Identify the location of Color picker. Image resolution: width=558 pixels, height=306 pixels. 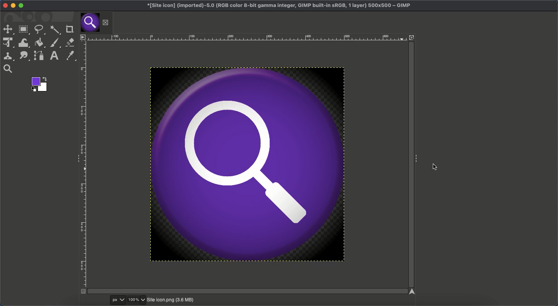
(69, 56).